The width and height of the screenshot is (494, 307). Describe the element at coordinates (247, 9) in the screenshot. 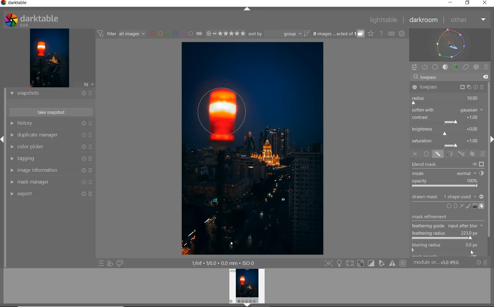

I see `EXPAND/COLLAPSE` at that location.